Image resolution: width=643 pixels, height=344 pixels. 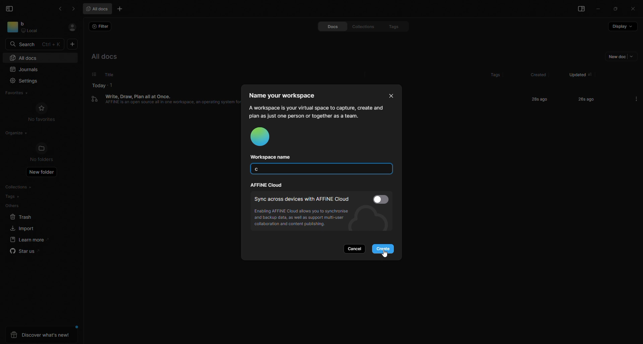 What do you see at coordinates (327, 27) in the screenshot?
I see `docs` at bounding box center [327, 27].